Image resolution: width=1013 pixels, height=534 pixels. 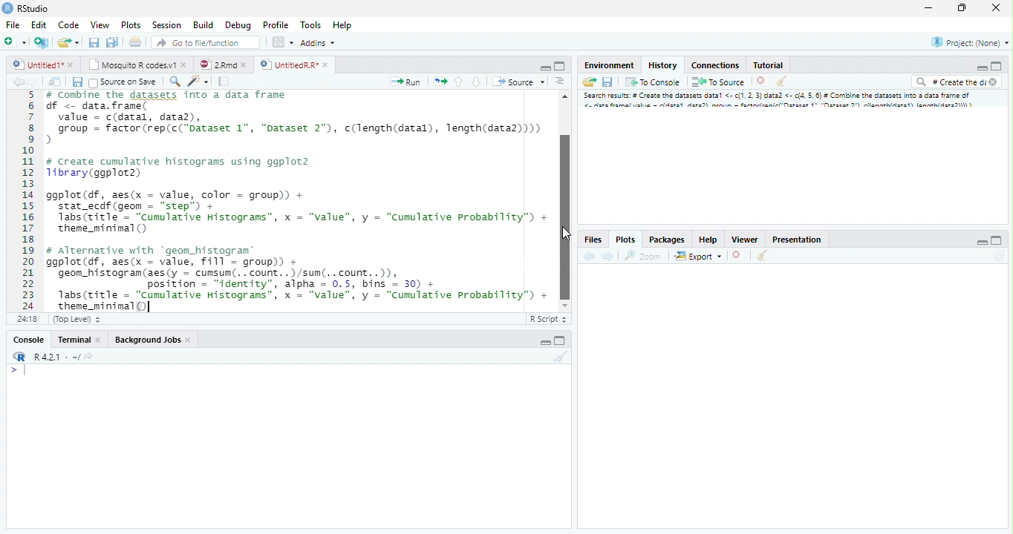 What do you see at coordinates (955, 83) in the screenshot?
I see `# Create the di` at bounding box center [955, 83].